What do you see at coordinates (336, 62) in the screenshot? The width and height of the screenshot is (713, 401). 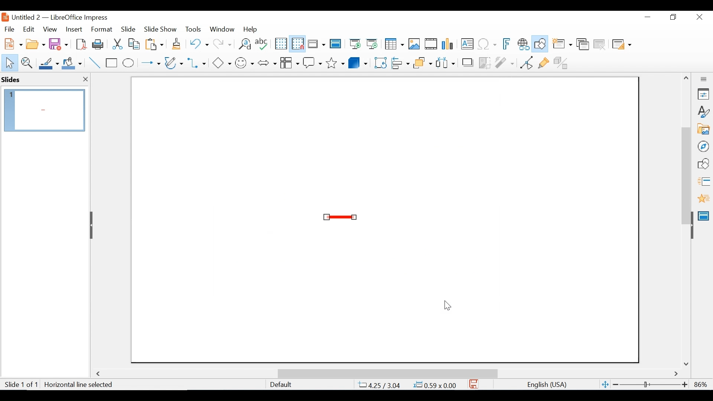 I see `Stars and Banners` at bounding box center [336, 62].